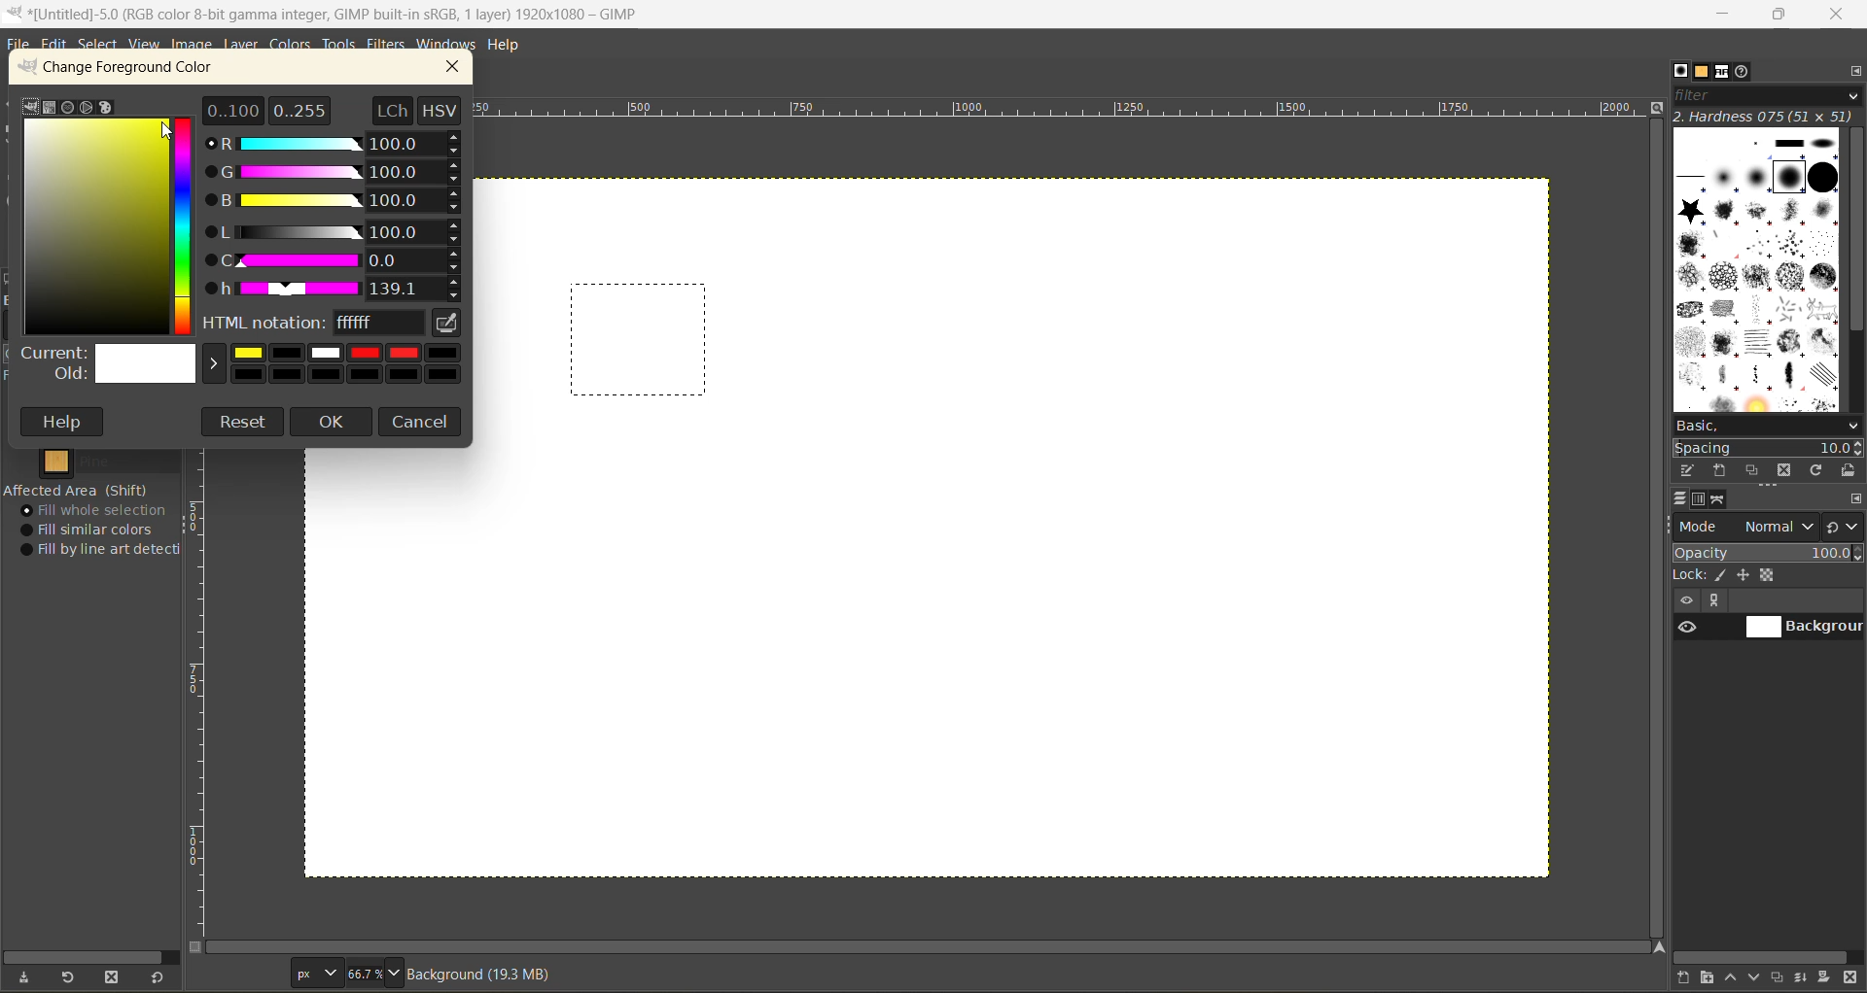 This screenshot has width=1867, height=993. Describe the element at coordinates (1825, 978) in the screenshot. I see `add a mask` at that location.